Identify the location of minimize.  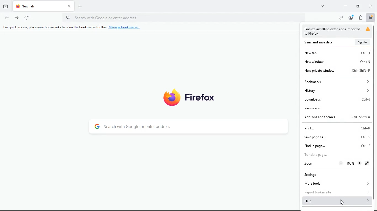
(345, 7).